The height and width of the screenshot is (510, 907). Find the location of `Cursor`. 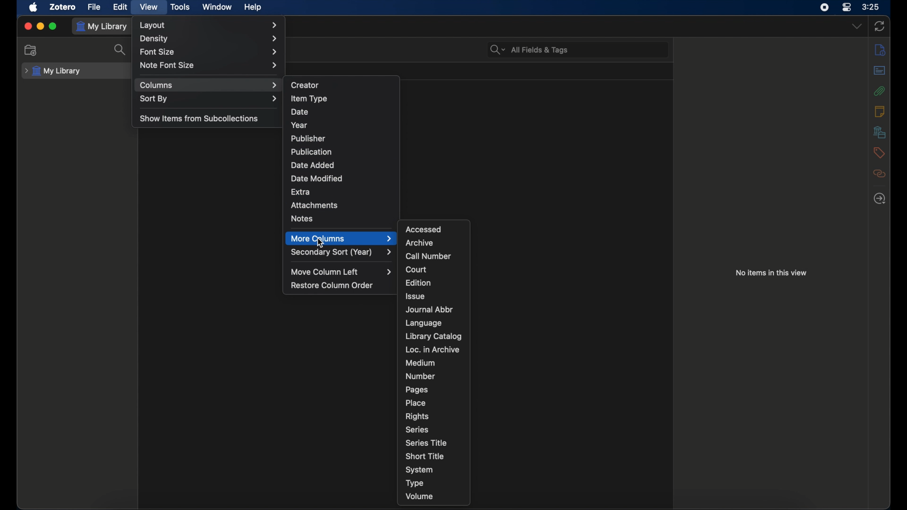

Cursor is located at coordinates (318, 243).